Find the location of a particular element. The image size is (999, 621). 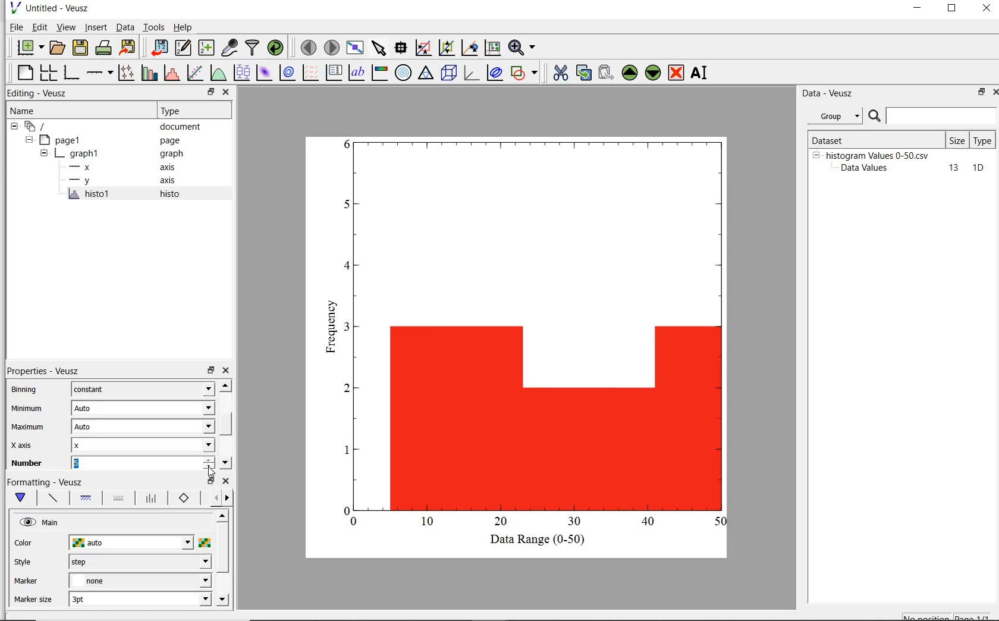

constant is located at coordinates (143, 389).